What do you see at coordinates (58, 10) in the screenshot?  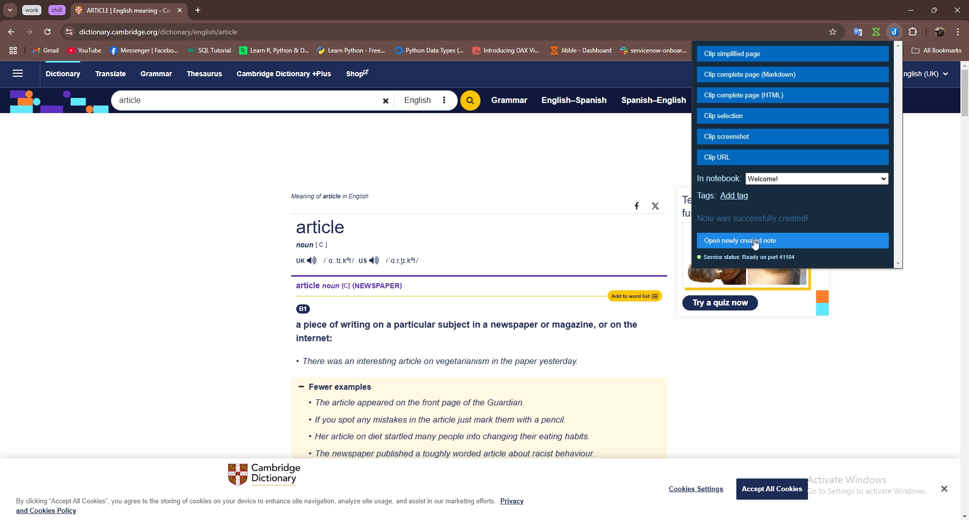 I see `grouped tab` at bounding box center [58, 10].